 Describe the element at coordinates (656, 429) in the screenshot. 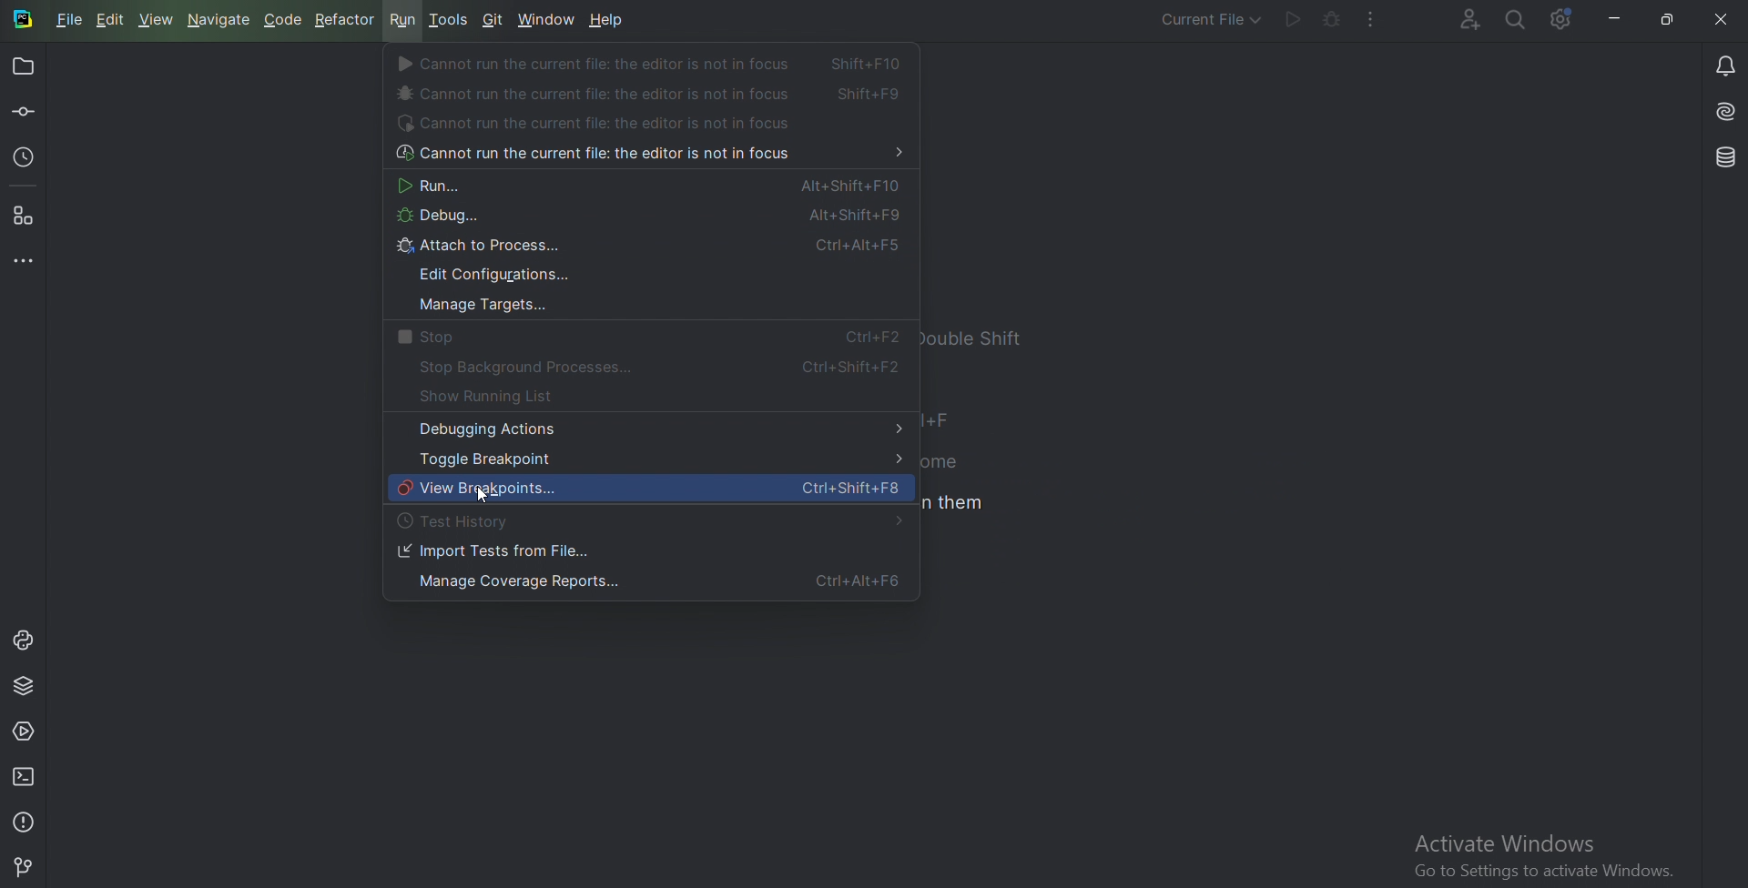

I see `Debugging actions` at that location.